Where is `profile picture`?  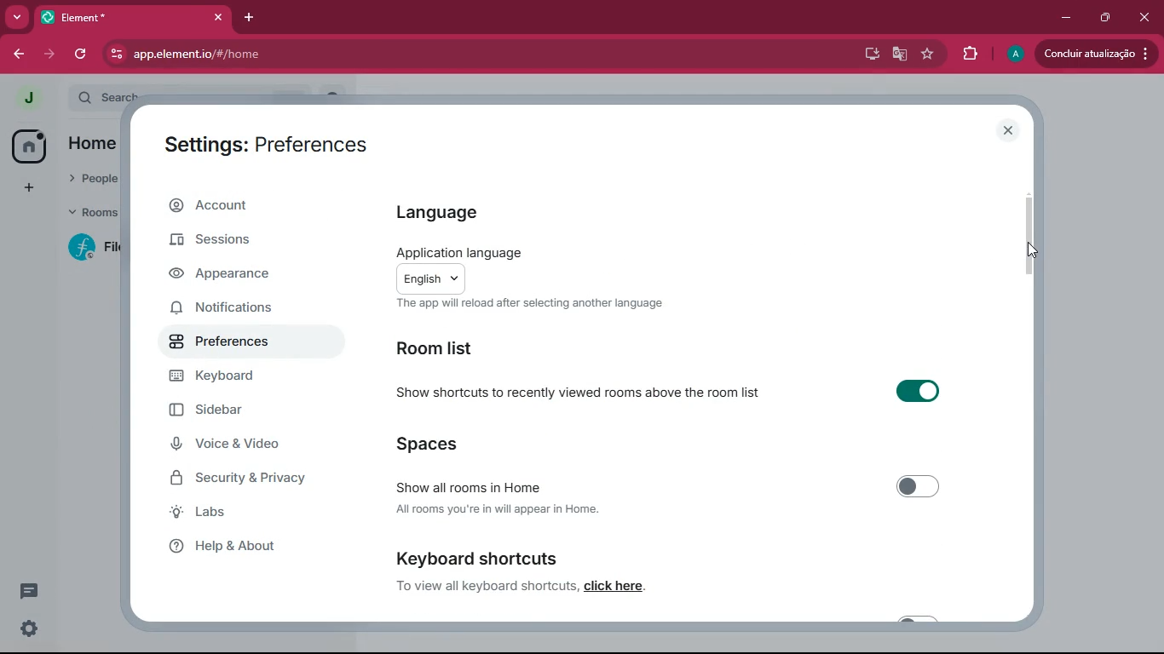
profile picture is located at coordinates (1014, 54).